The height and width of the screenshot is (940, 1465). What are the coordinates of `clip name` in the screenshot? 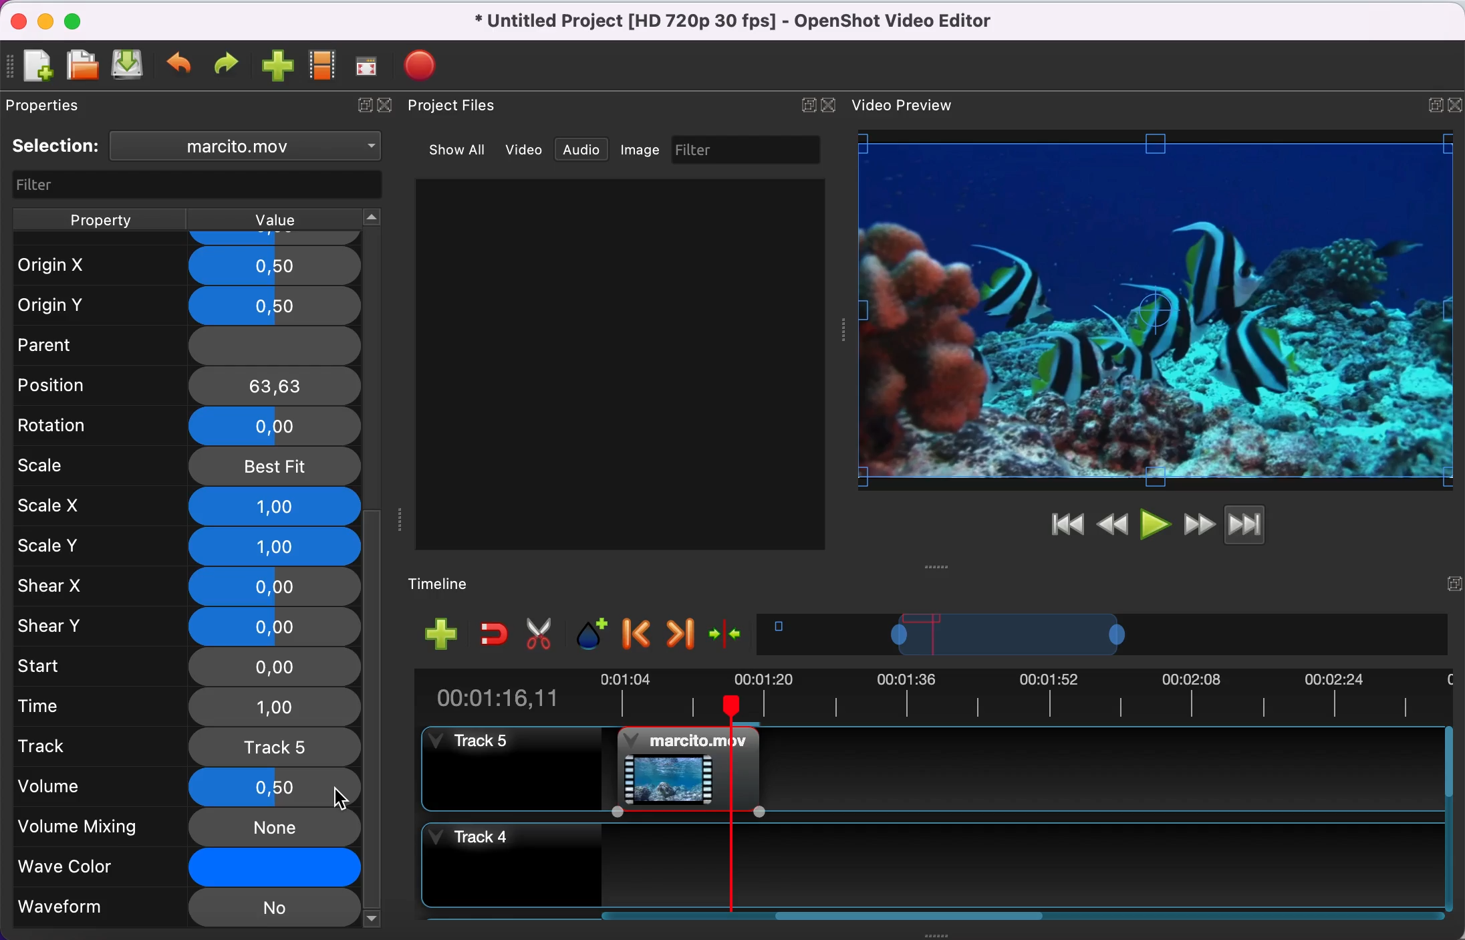 It's located at (248, 148).